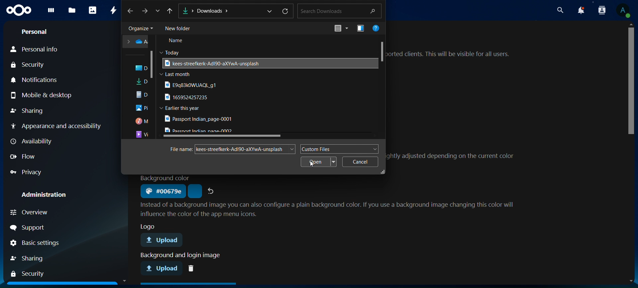  What do you see at coordinates (193, 268) in the screenshot?
I see `delete` at bounding box center [193, 268].